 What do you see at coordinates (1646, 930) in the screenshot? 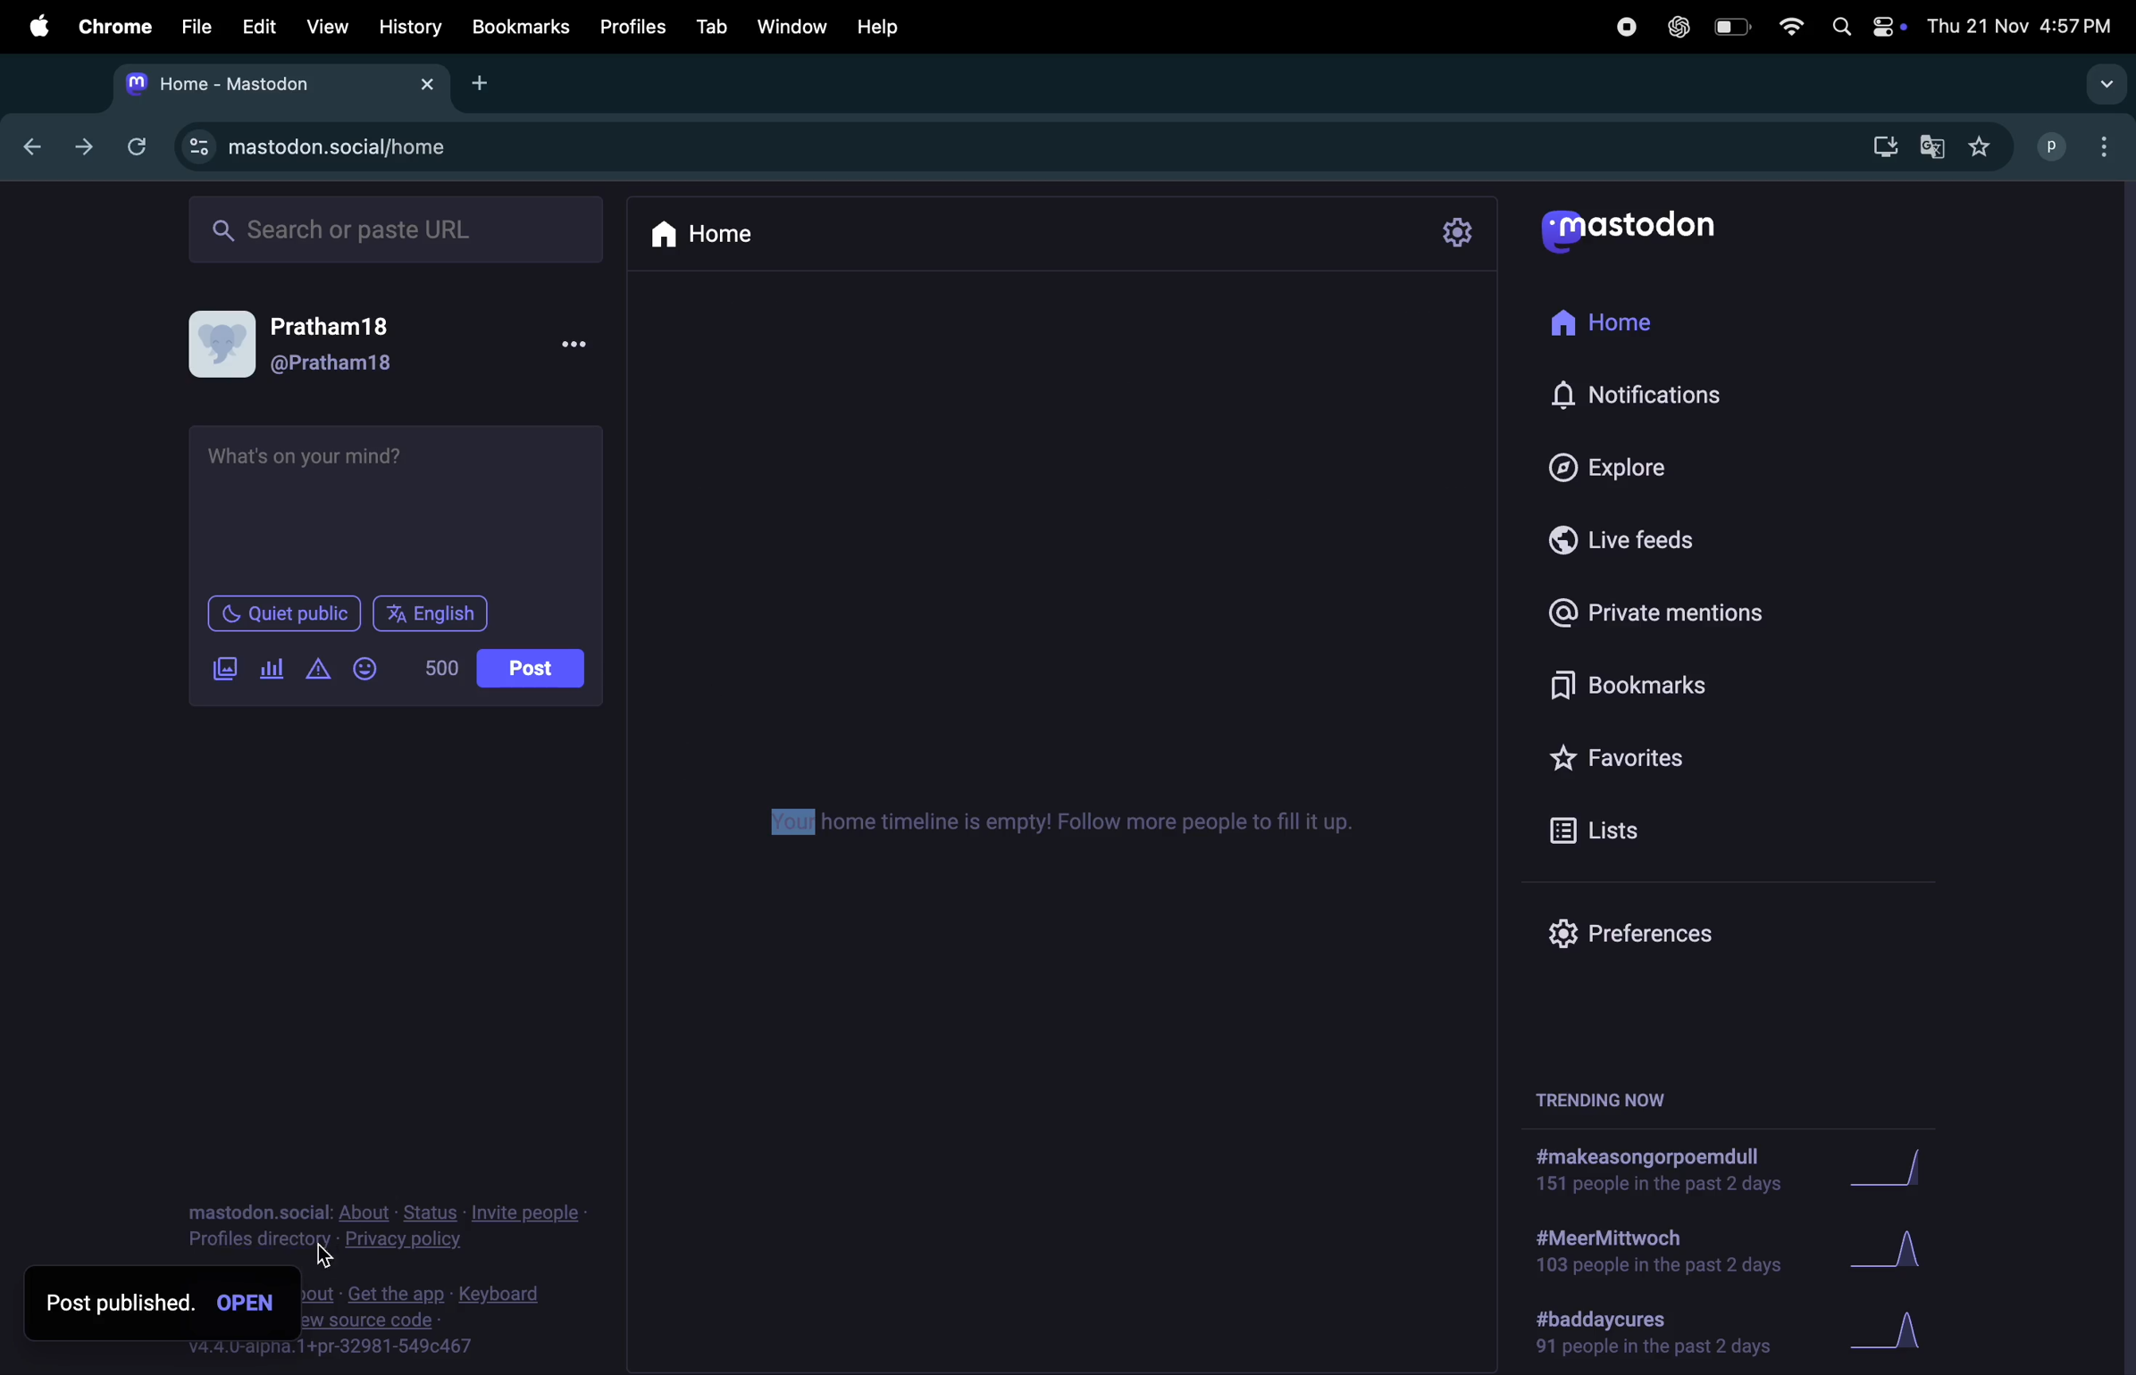
I see `prefrences` at bounding box center [1646, 930].